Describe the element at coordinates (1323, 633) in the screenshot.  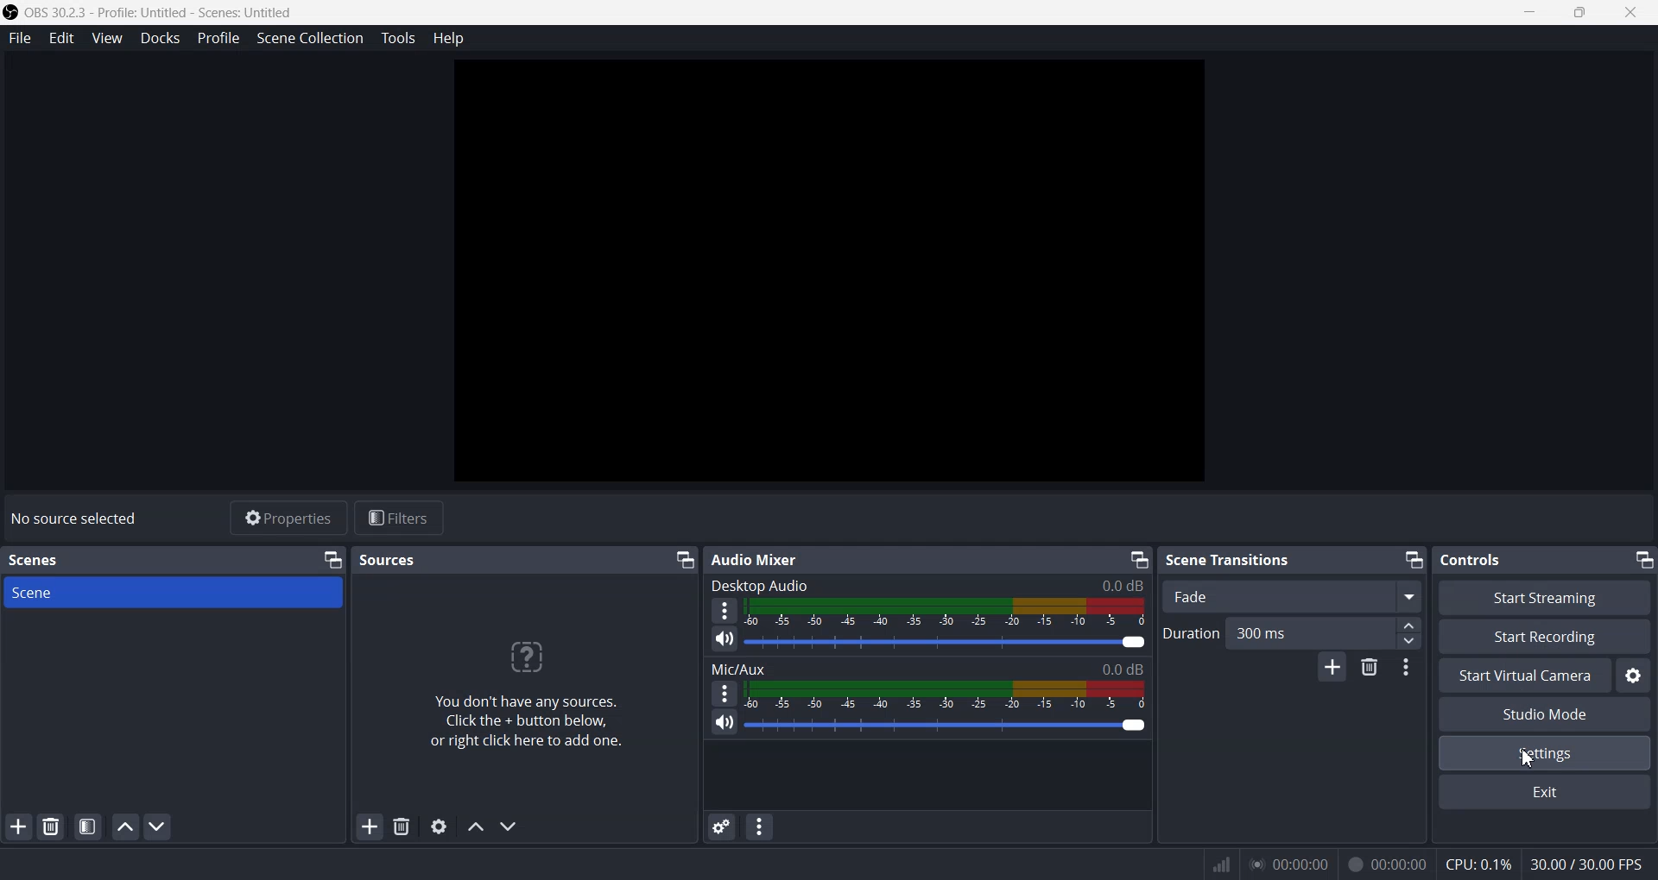
I see `300 ms` at that location.